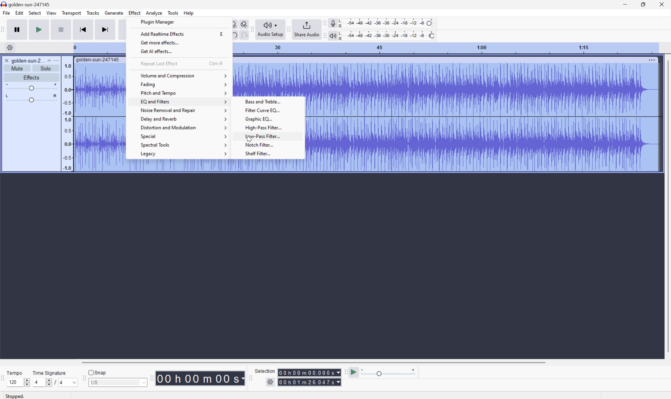 This screenshot has height=399, width=671. Describe the element at coordinates (667, 206) in the screenshot. I see `Scroll Bar` at that location.